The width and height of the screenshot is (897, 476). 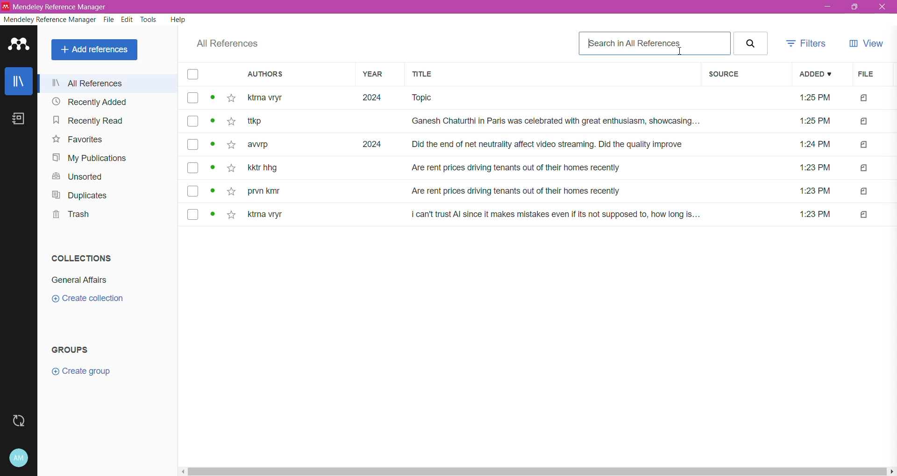 I want to click on click here to add to favourites, so click(x=233, y=215).